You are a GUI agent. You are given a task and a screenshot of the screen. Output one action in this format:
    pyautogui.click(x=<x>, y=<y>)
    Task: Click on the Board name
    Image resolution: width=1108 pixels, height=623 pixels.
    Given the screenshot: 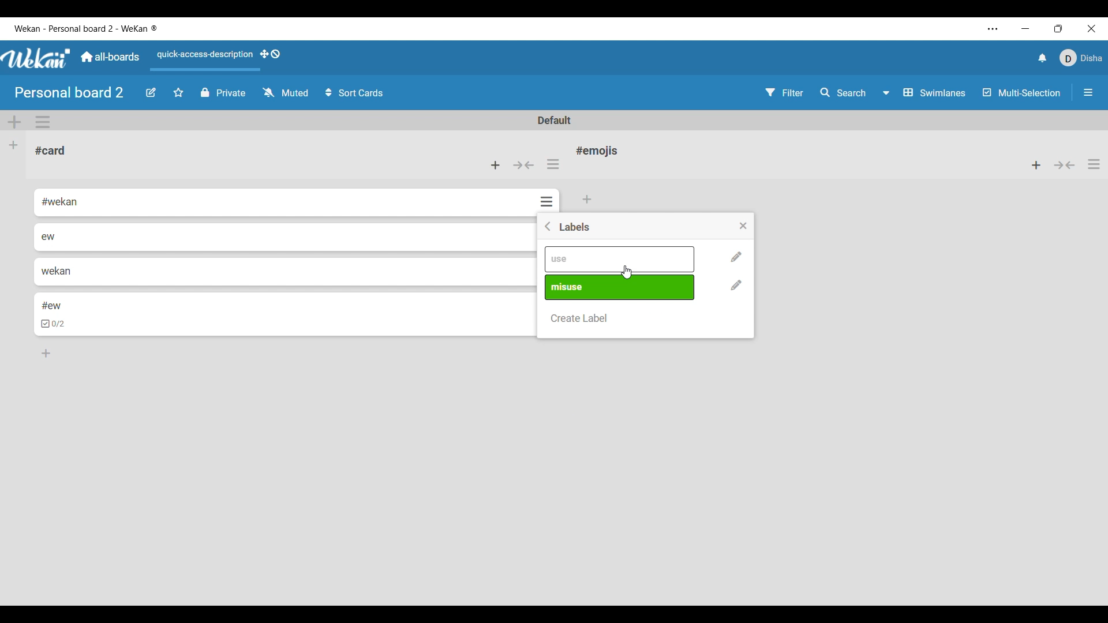 What is the action you would take?
    pyautogui.click(x=69, y=92)
    